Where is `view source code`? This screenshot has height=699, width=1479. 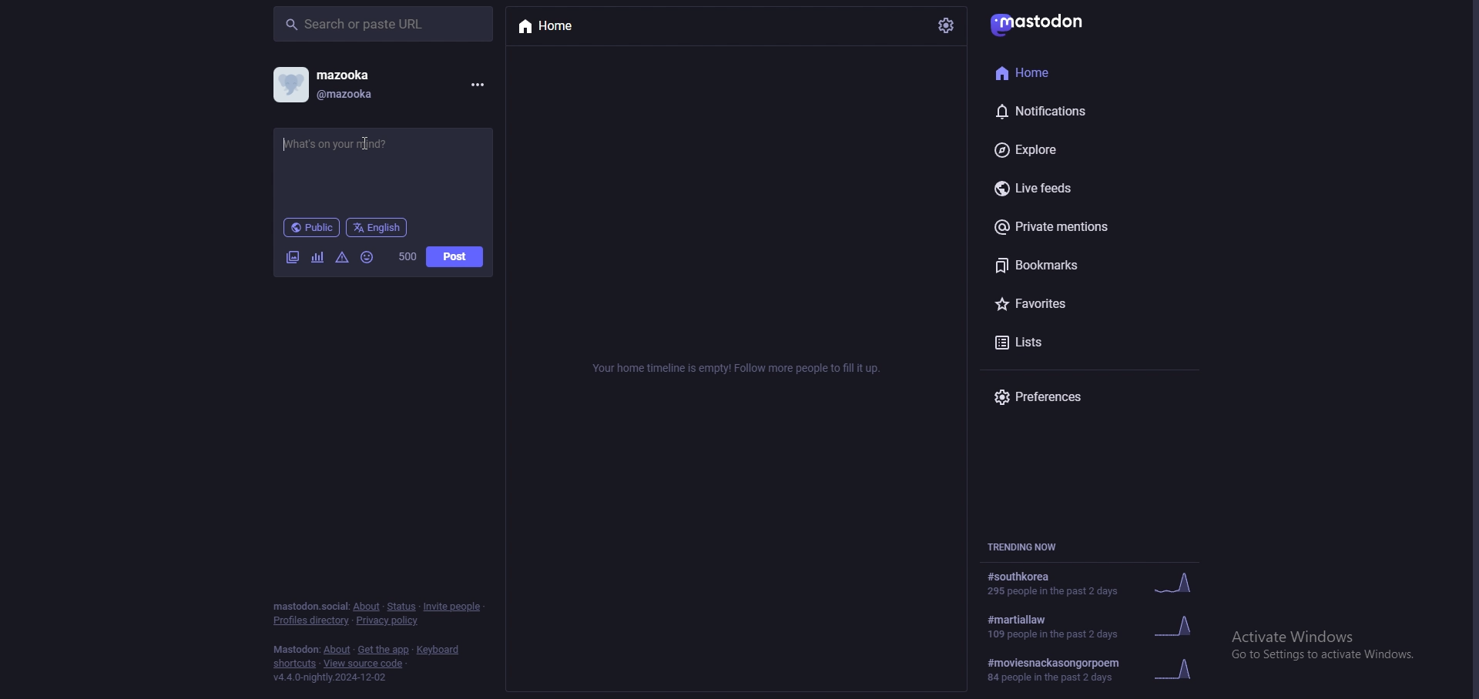
view source code is located at coordinates (364, 664).